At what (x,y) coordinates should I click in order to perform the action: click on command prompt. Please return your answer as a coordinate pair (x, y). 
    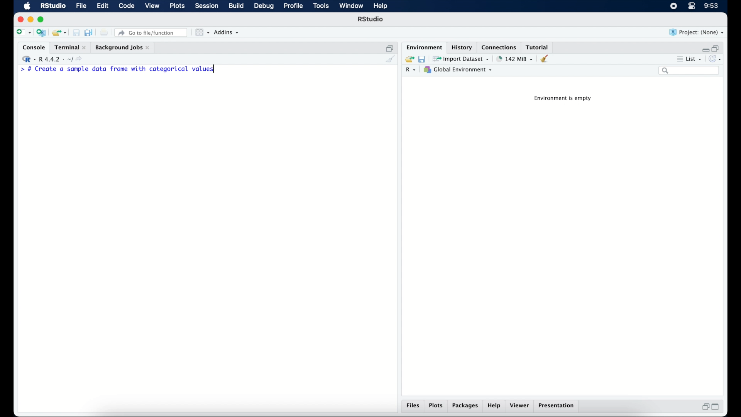
    Looking at the image, I should click on (20, 69).